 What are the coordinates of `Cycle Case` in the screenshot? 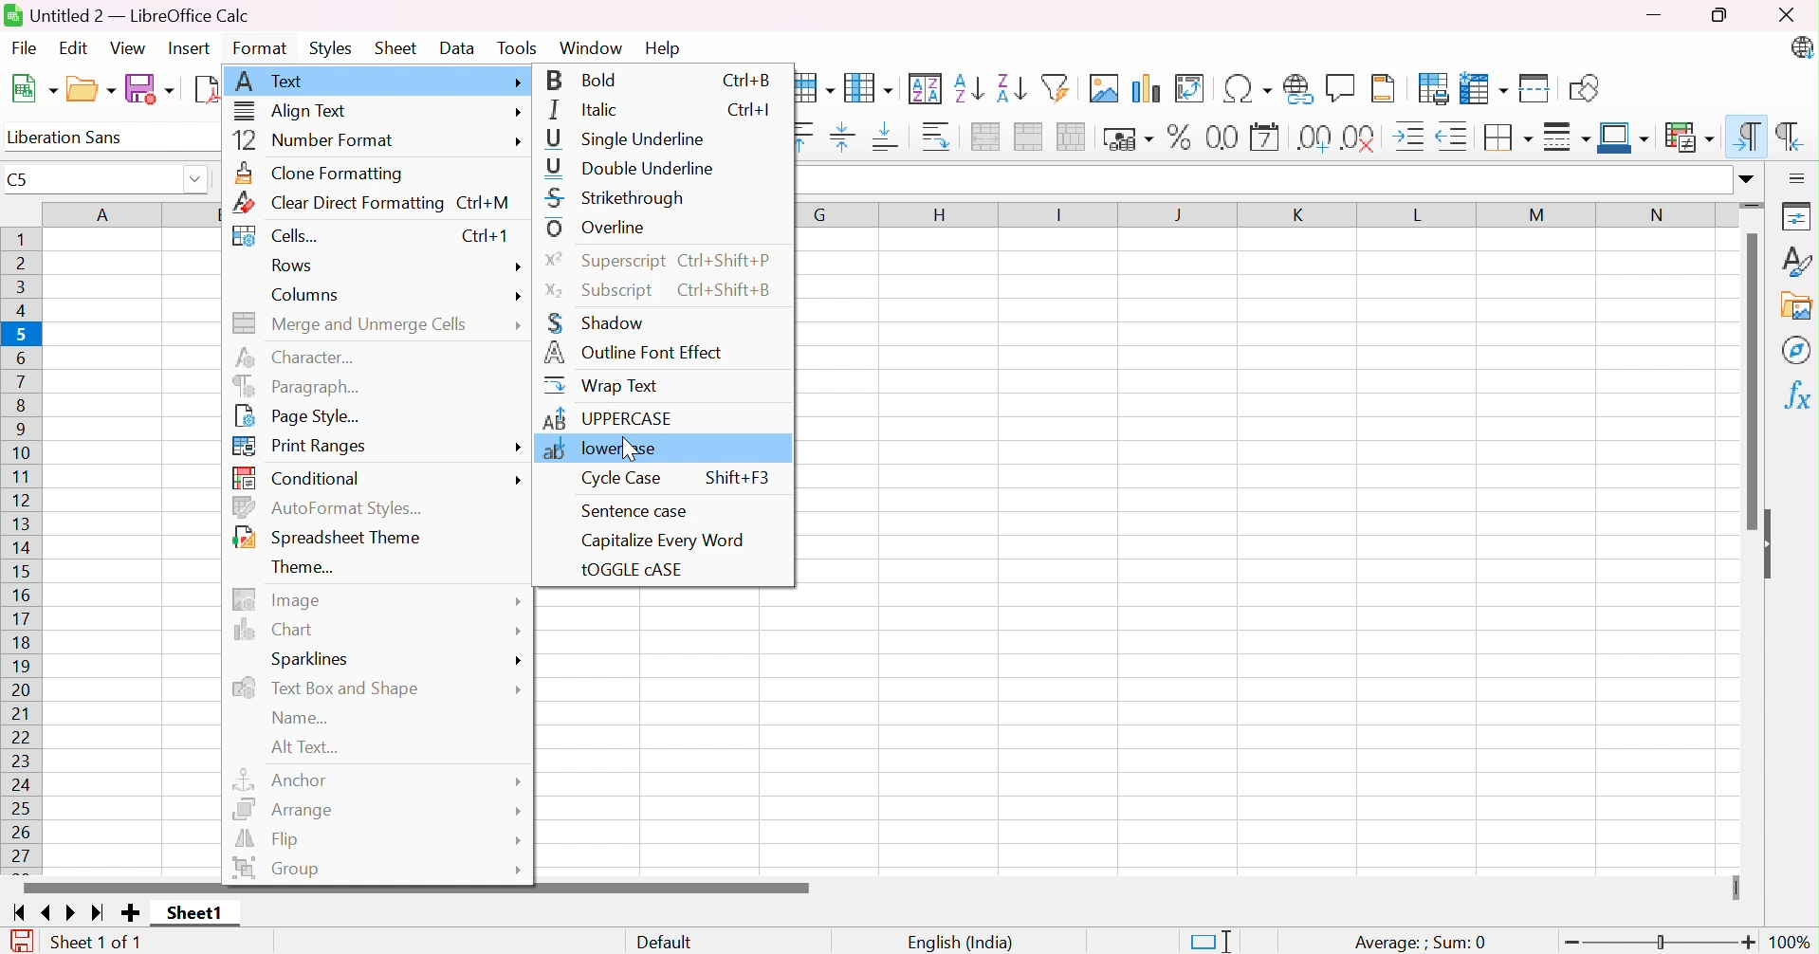 It's located at (622, 479).